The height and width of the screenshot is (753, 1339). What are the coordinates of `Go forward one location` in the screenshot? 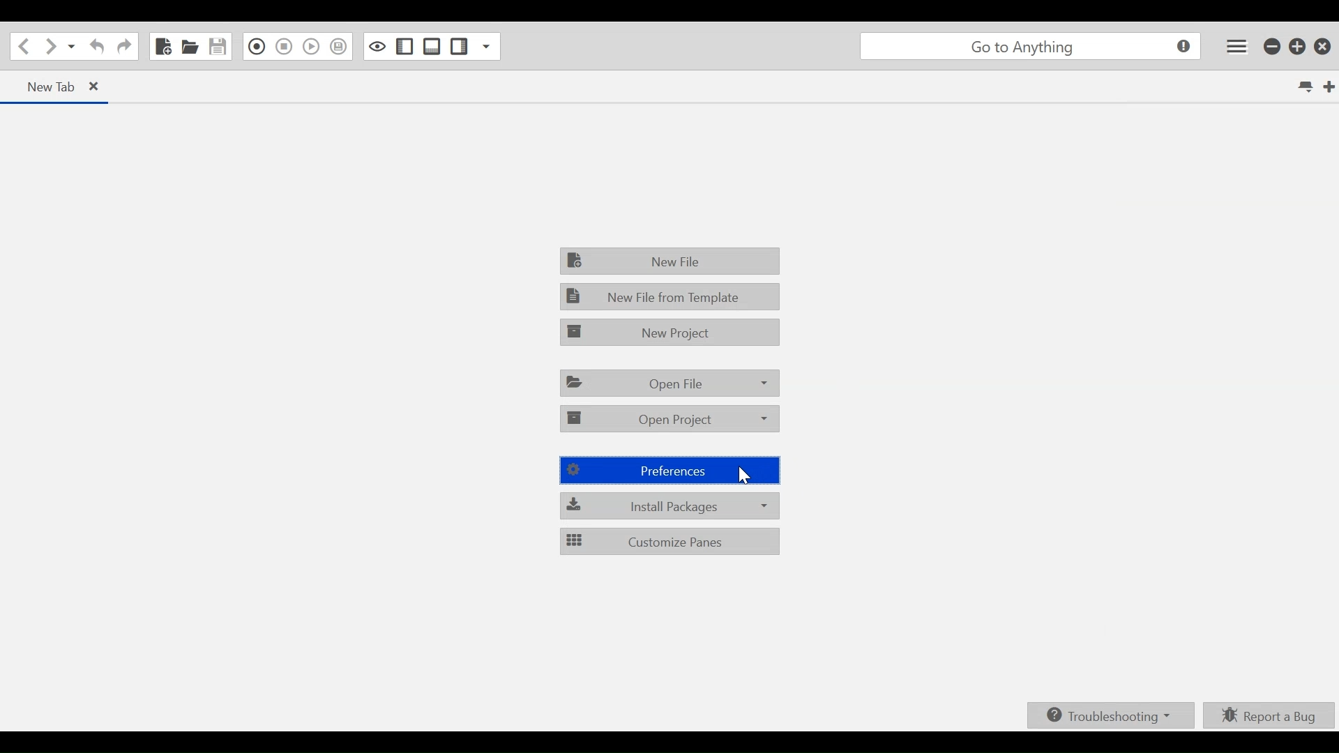 It's located at (50, 47).